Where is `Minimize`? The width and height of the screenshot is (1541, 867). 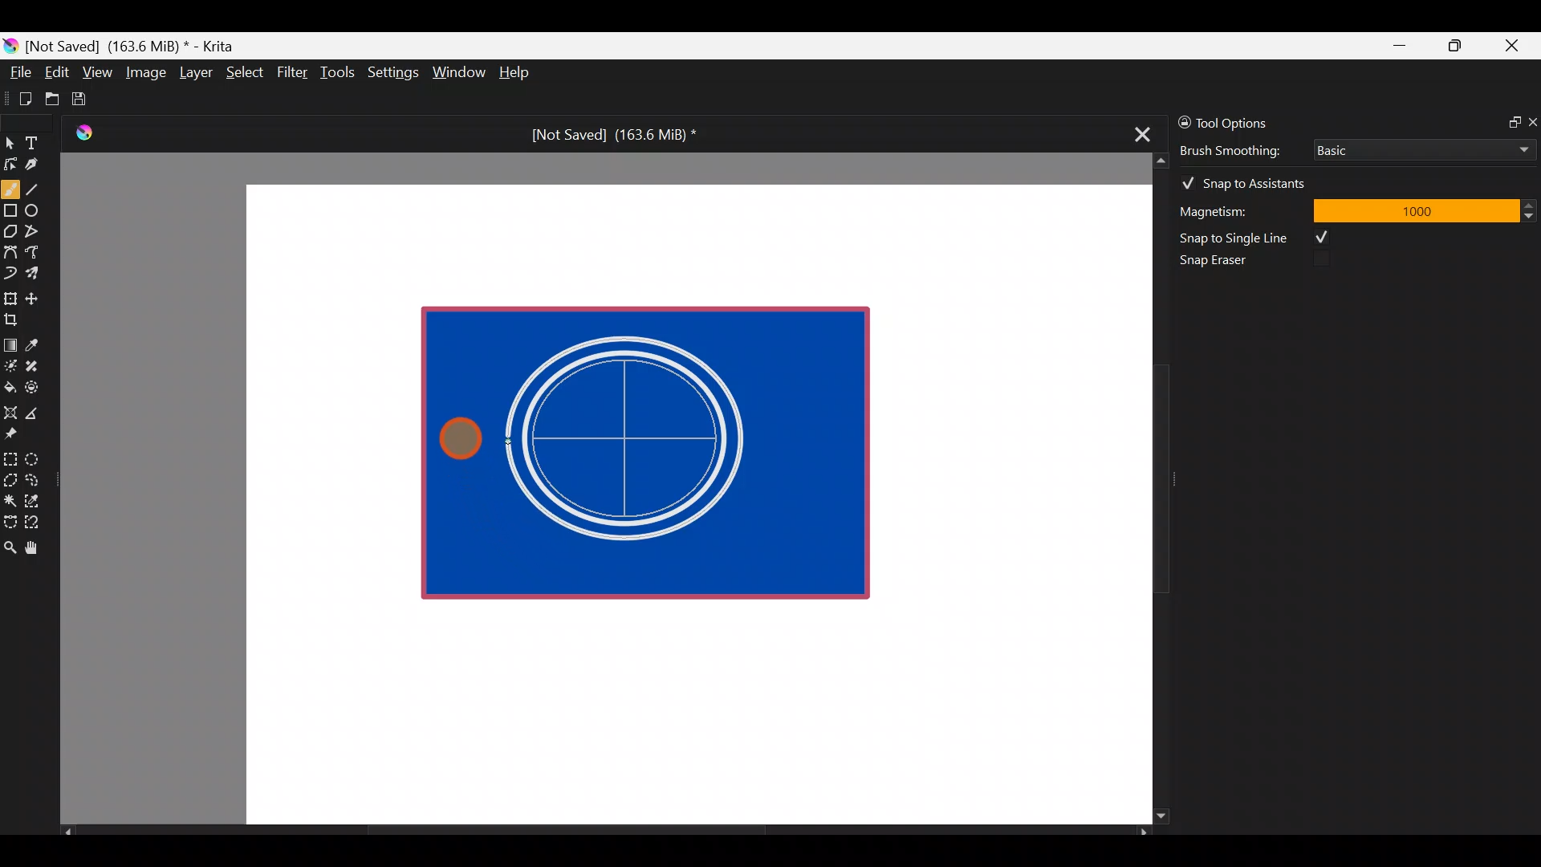 Minimize is located at coordinates (1401, 46).